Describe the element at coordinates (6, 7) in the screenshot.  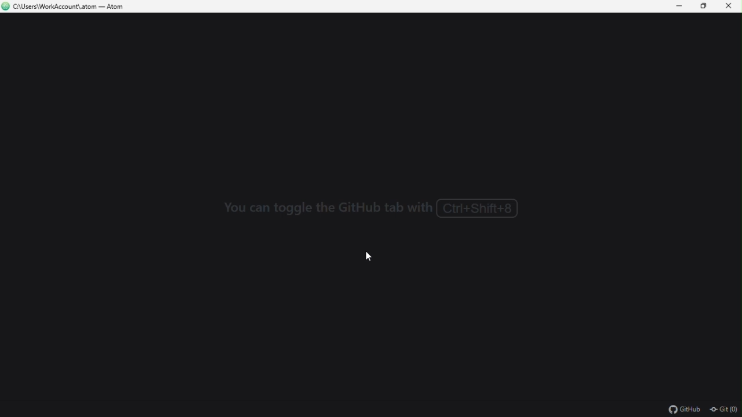
I see `atom logo` at that location.